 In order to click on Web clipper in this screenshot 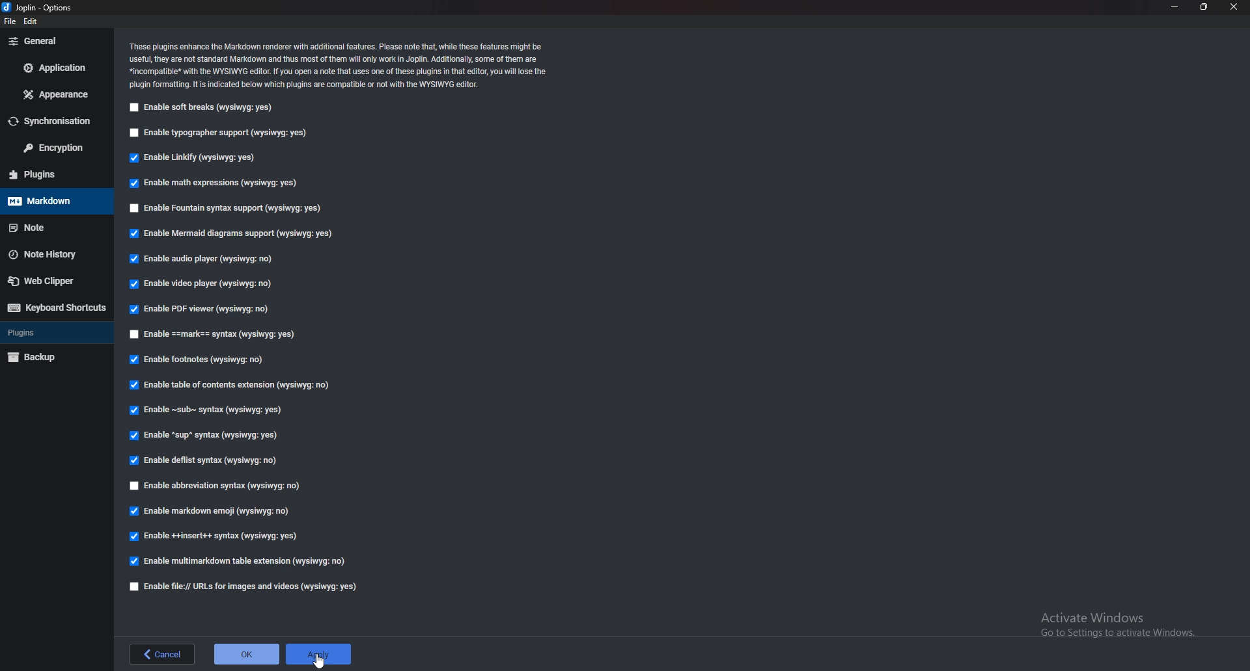, I will do `click(49, 283)`.